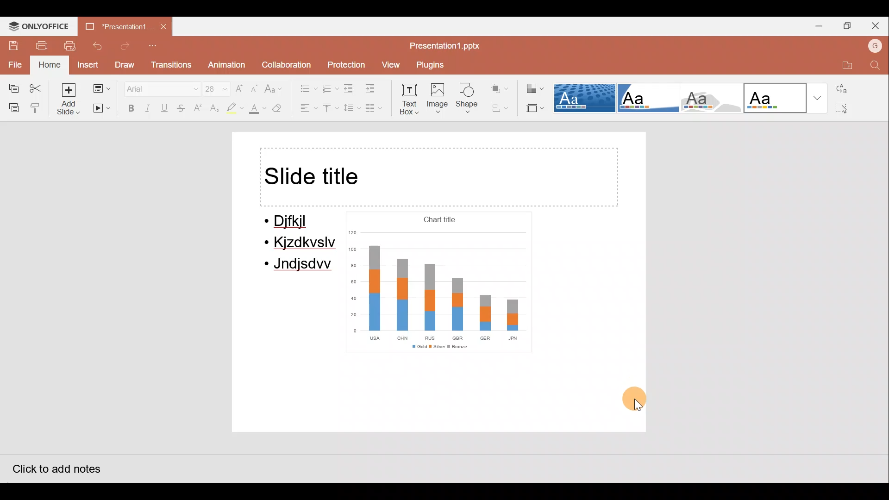  What do you see at coordinates (874, 66) in the screenshot?
I see `Find` at bounding box center [874, 66].